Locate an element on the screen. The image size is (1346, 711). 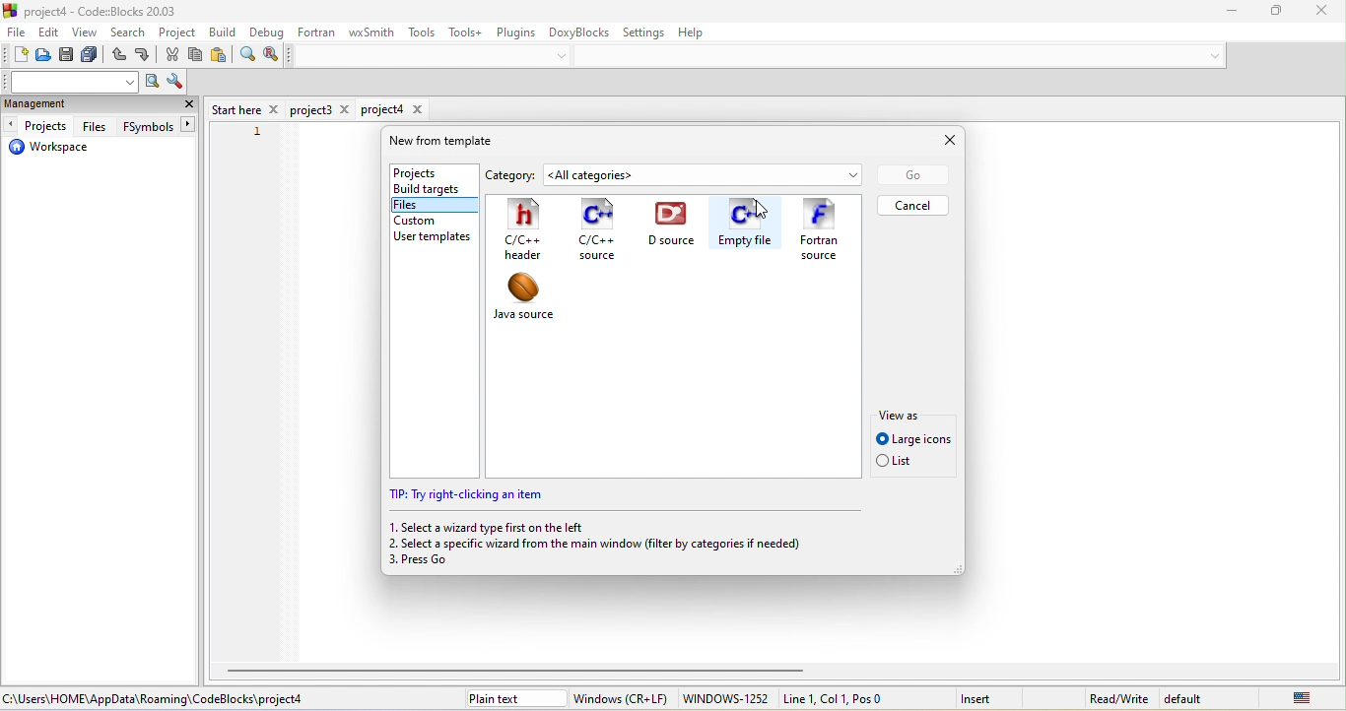
projects is located at coordinates (428, 170).